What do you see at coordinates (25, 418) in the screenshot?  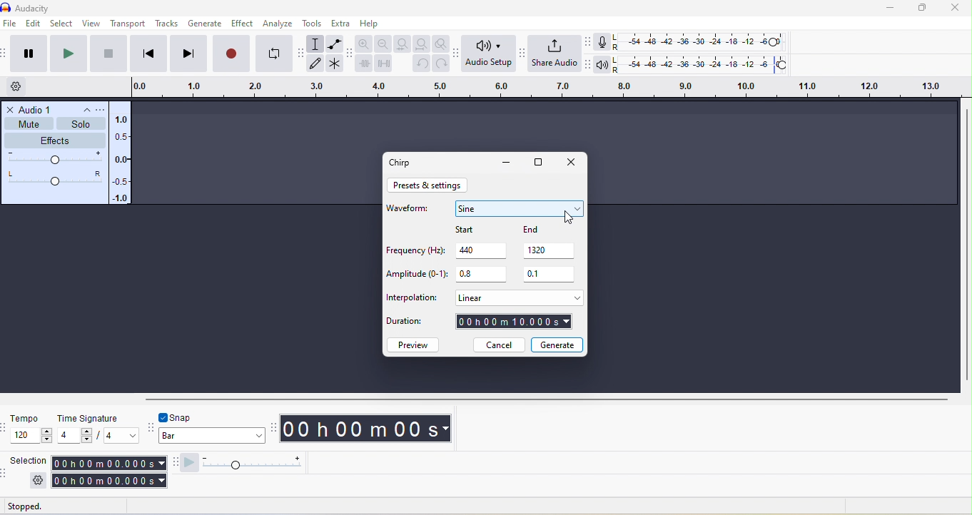 I see `tempo` at bounding box center [25, 418].